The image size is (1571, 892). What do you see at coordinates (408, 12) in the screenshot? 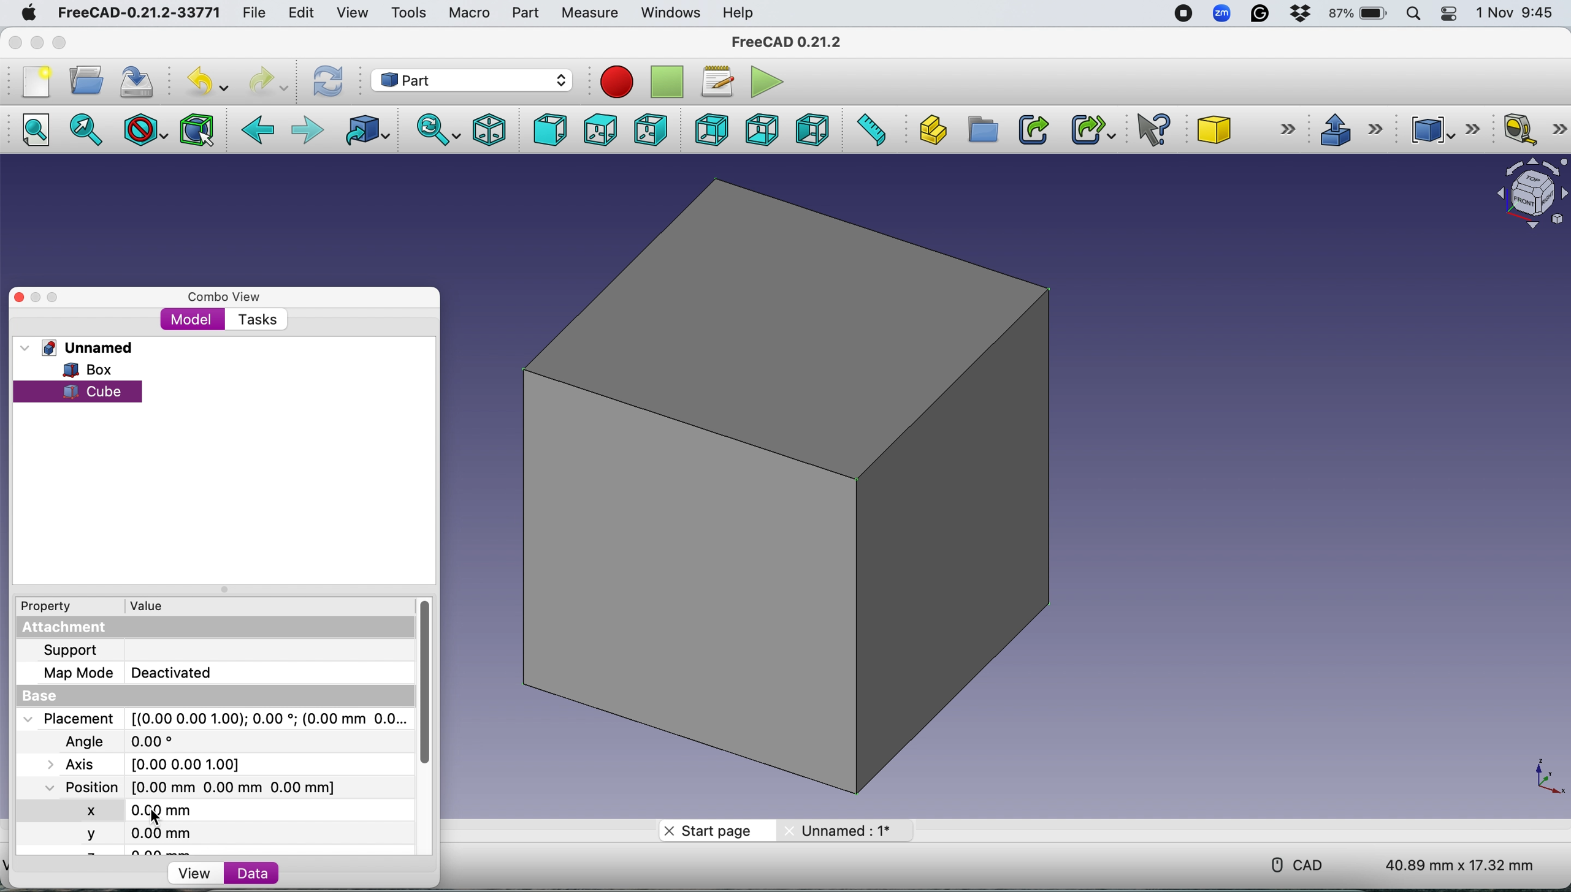
I see `Tools` at bounding box center [408, 12].